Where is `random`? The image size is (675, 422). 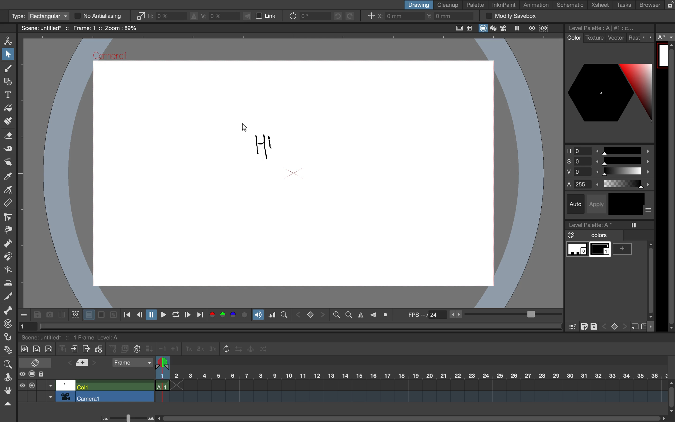 random is located at coordinates (264, 350).